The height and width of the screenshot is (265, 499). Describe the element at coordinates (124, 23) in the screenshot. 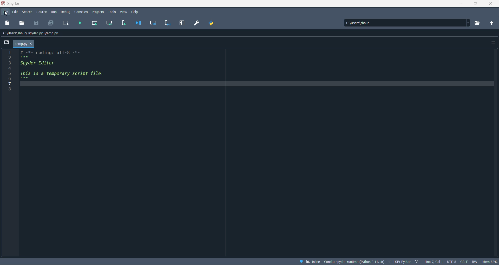

I see `run selection` at that location.